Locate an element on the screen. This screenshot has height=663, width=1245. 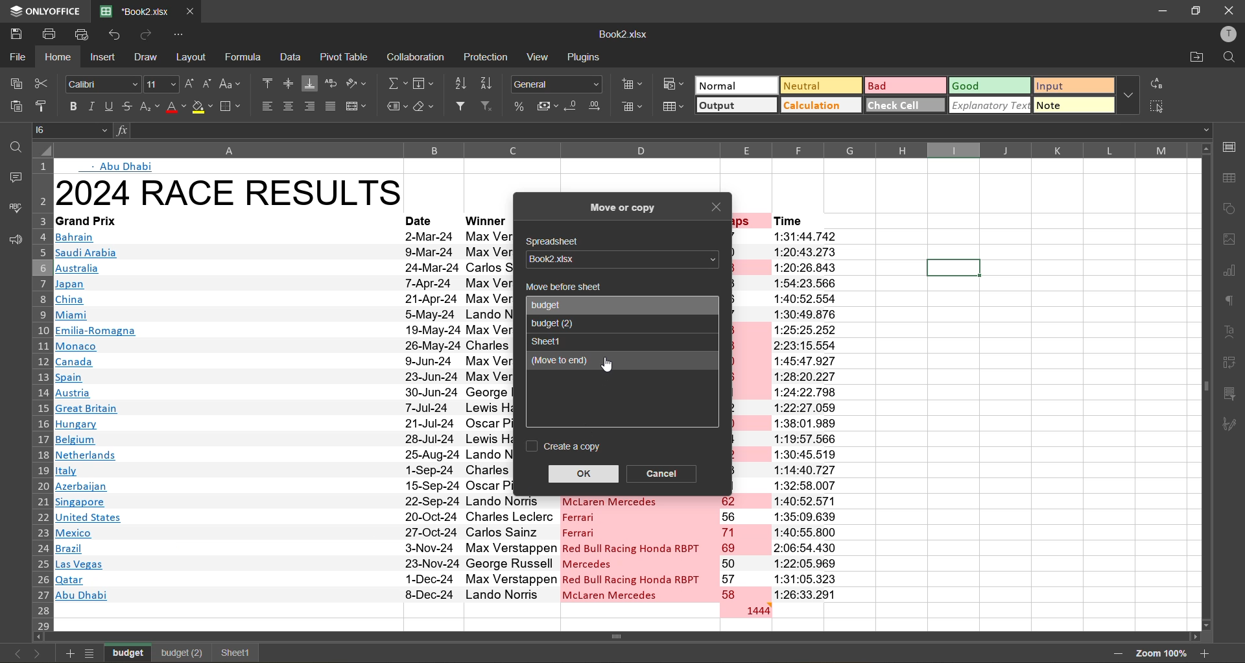
replace is located at coordinates (1155, 84).